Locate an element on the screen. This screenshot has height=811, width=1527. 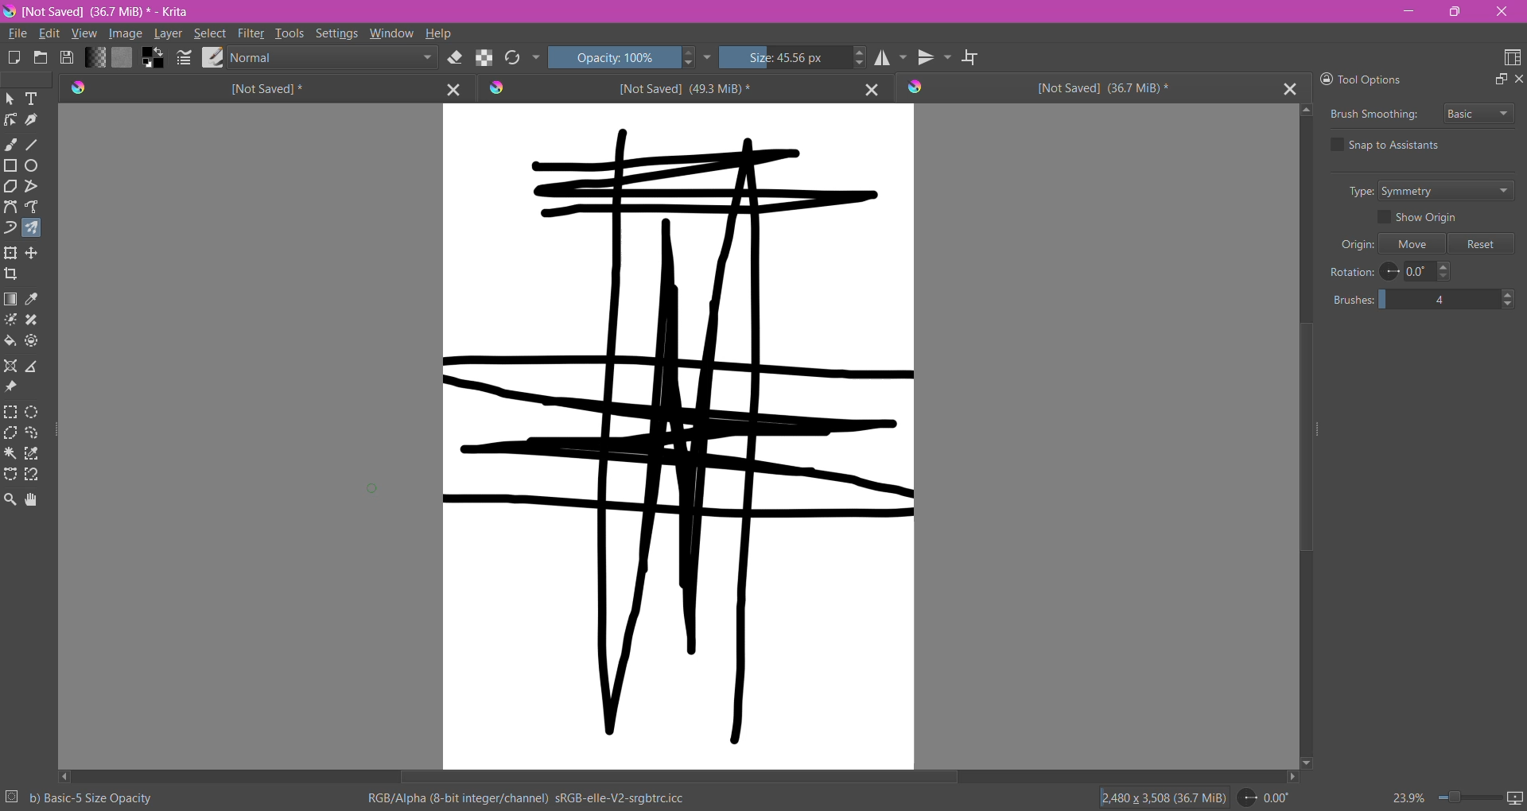
Snap to Assistants is located at coordinates (1401, 146).